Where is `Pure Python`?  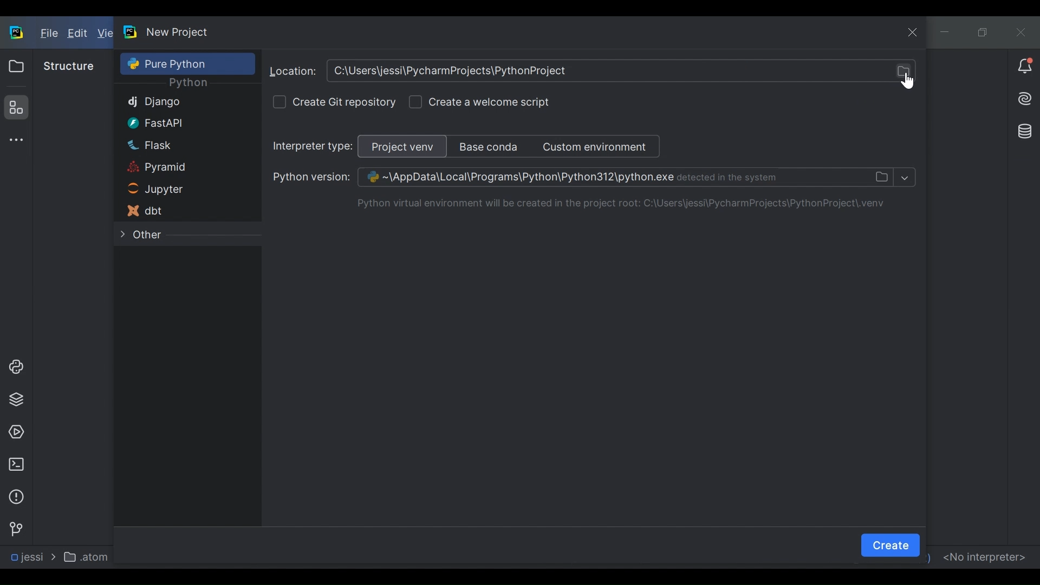 Pure Python is located at coordinates (187, 63).